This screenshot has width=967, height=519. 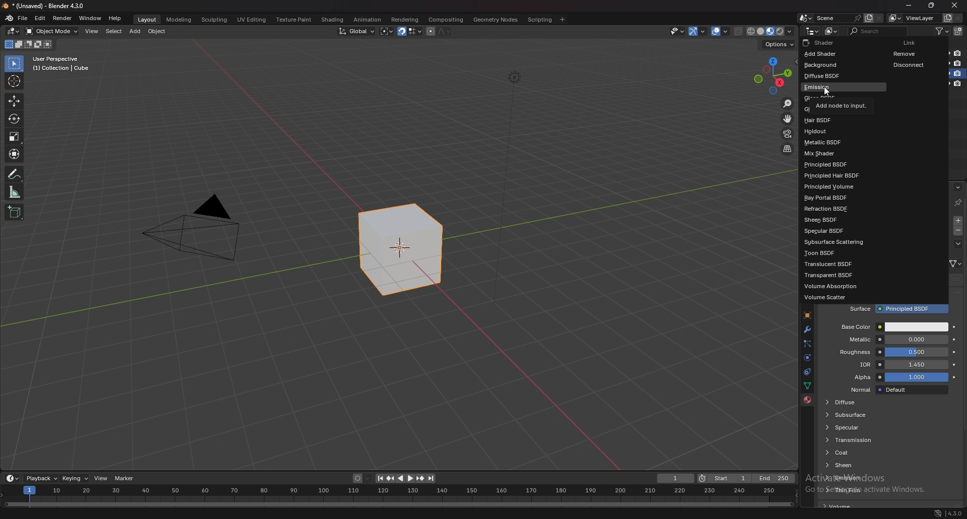 What do you see at coordinates (124, 478) in the screenshot?
I see `marker` at bounding box center [124, 478].